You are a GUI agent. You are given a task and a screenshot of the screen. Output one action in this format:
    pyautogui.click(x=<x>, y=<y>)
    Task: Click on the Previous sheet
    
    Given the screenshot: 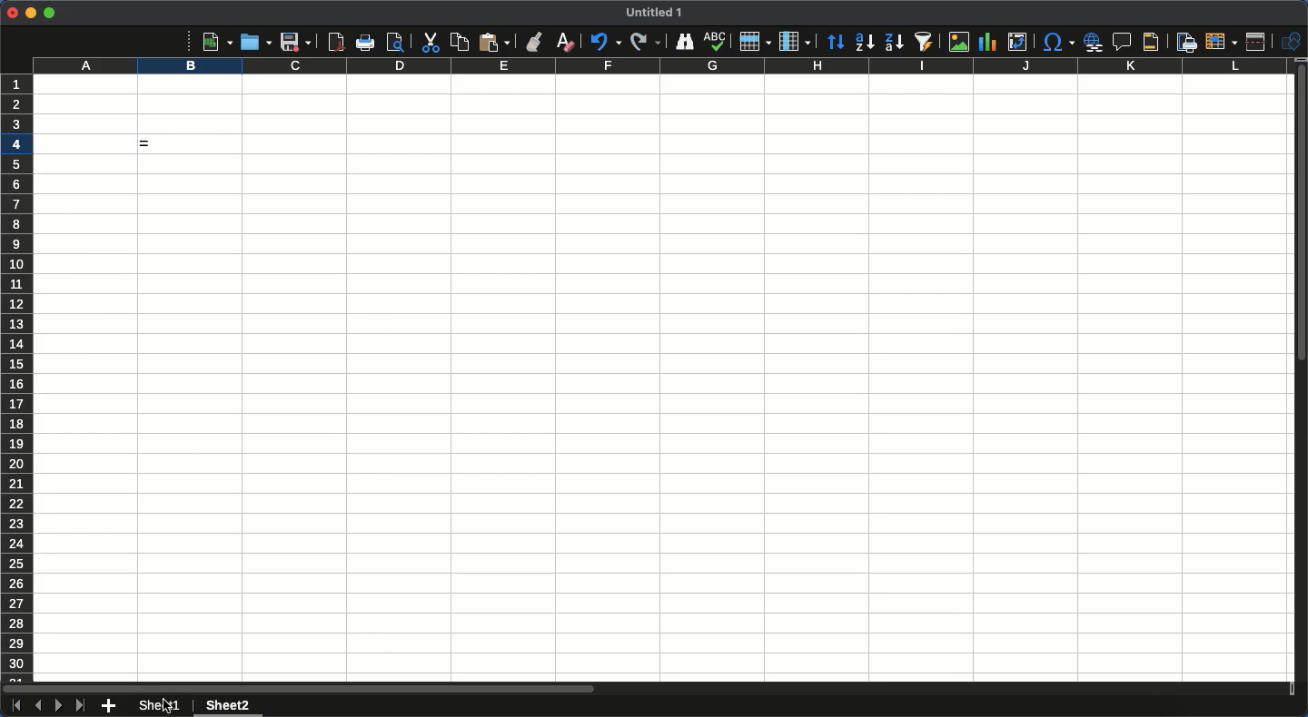 What is the action you would take?
    pyautogui.click(x=37, y=705)
    